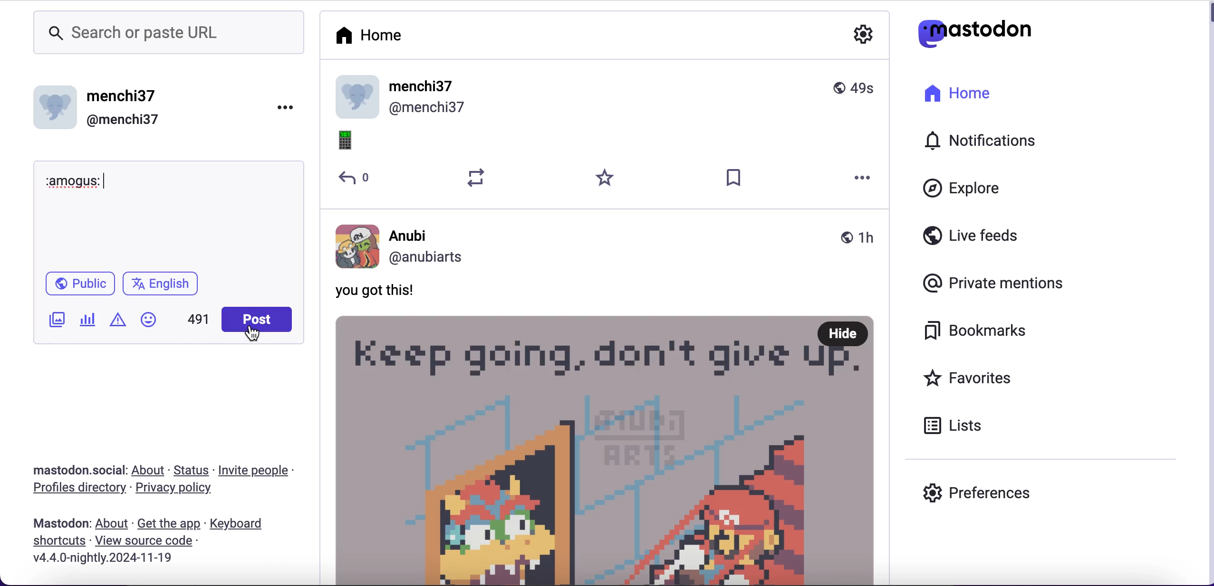 The image size is (1214, 586). Describe the element at coordinates (102, 560) in the screenshot. I see `v4.4.0-nightly.2024-11-19` at that location.